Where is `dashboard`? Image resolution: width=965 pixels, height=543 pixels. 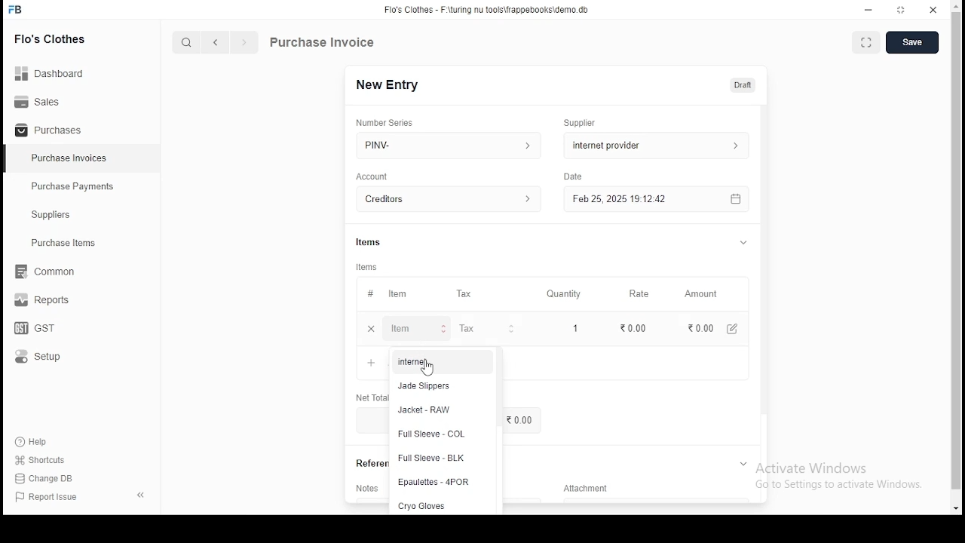
dashboard is located at coordinates (57, 69).